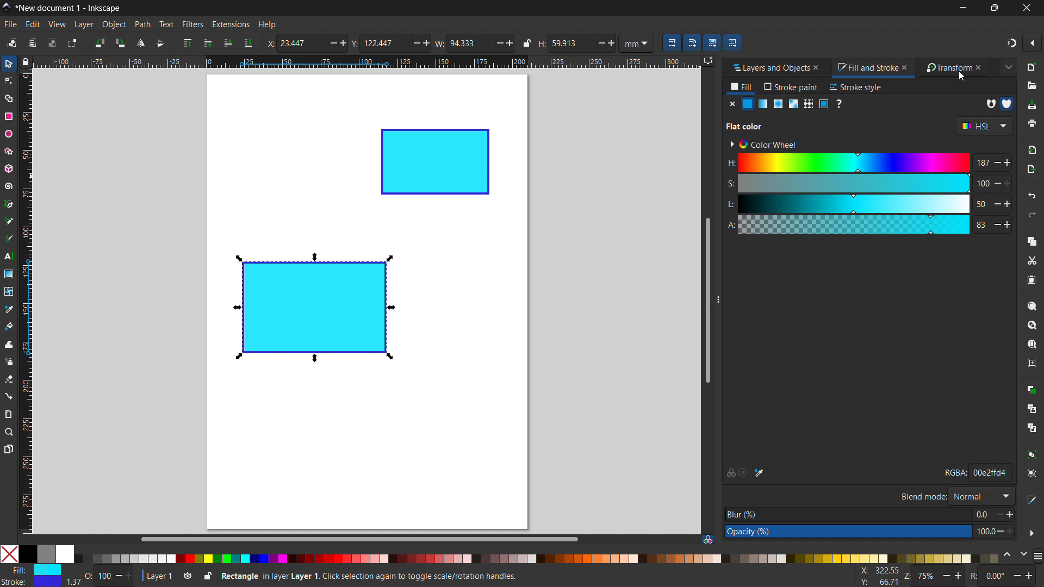 The width and height of the screenshot is (1044, 587). What do you see at coordinates (1032, 325) in the screenshot?
I see `zoom drawing` at bounding box center [1032, 325].